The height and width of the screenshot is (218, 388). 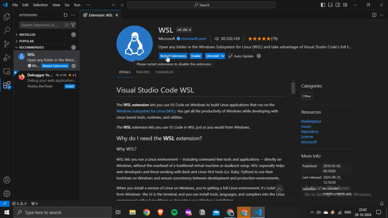 What do you see at coordinates (52, 81) in the screenshot?
I see `Debug your web application...` at bounding box center [52, 81].